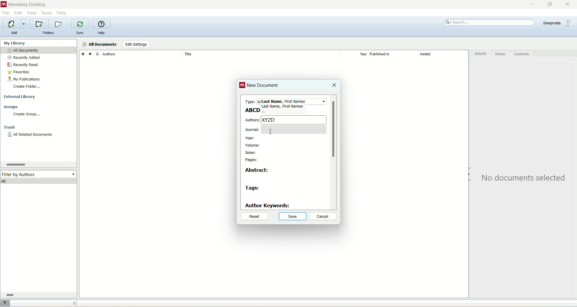 The height and width of the screenshot is (307, 577). Describe the element at coordinates (11, 128) in the screenshot. I see `trash` at that location.